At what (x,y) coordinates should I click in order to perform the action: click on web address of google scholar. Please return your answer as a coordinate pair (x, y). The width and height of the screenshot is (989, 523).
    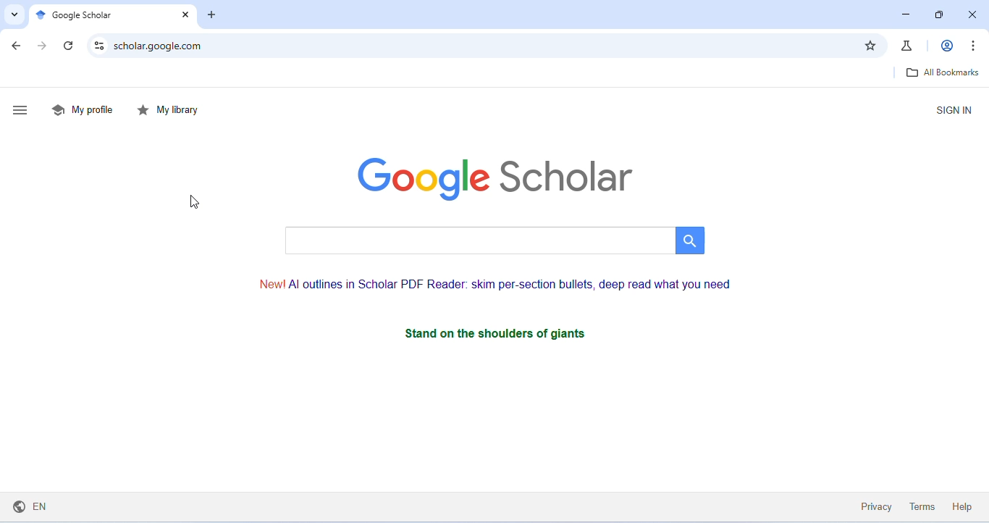
    Looking at the image, I should click on (482, 43).